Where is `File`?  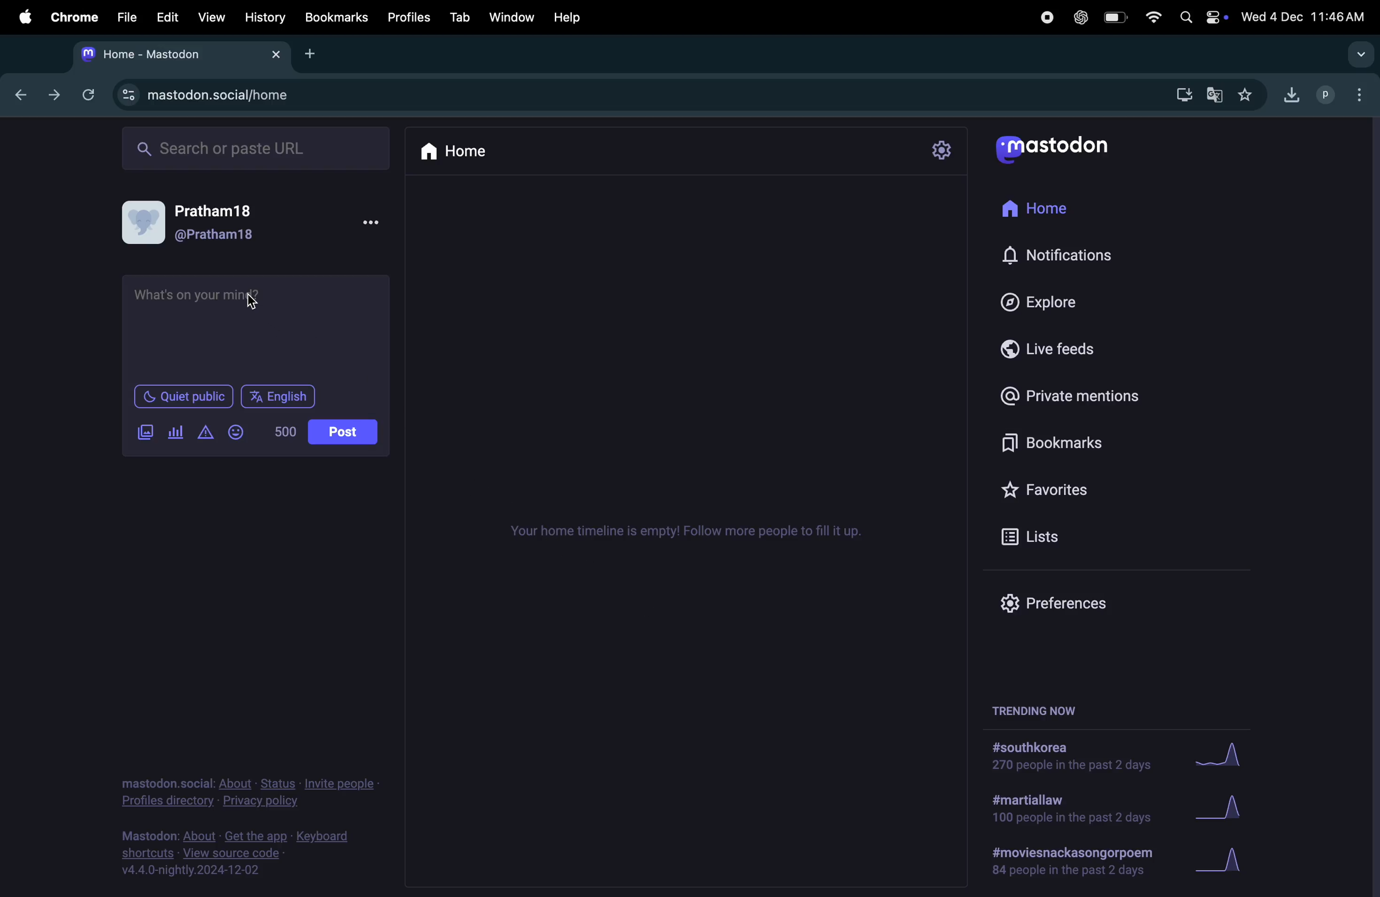
File is located at coordinates (124, 17).